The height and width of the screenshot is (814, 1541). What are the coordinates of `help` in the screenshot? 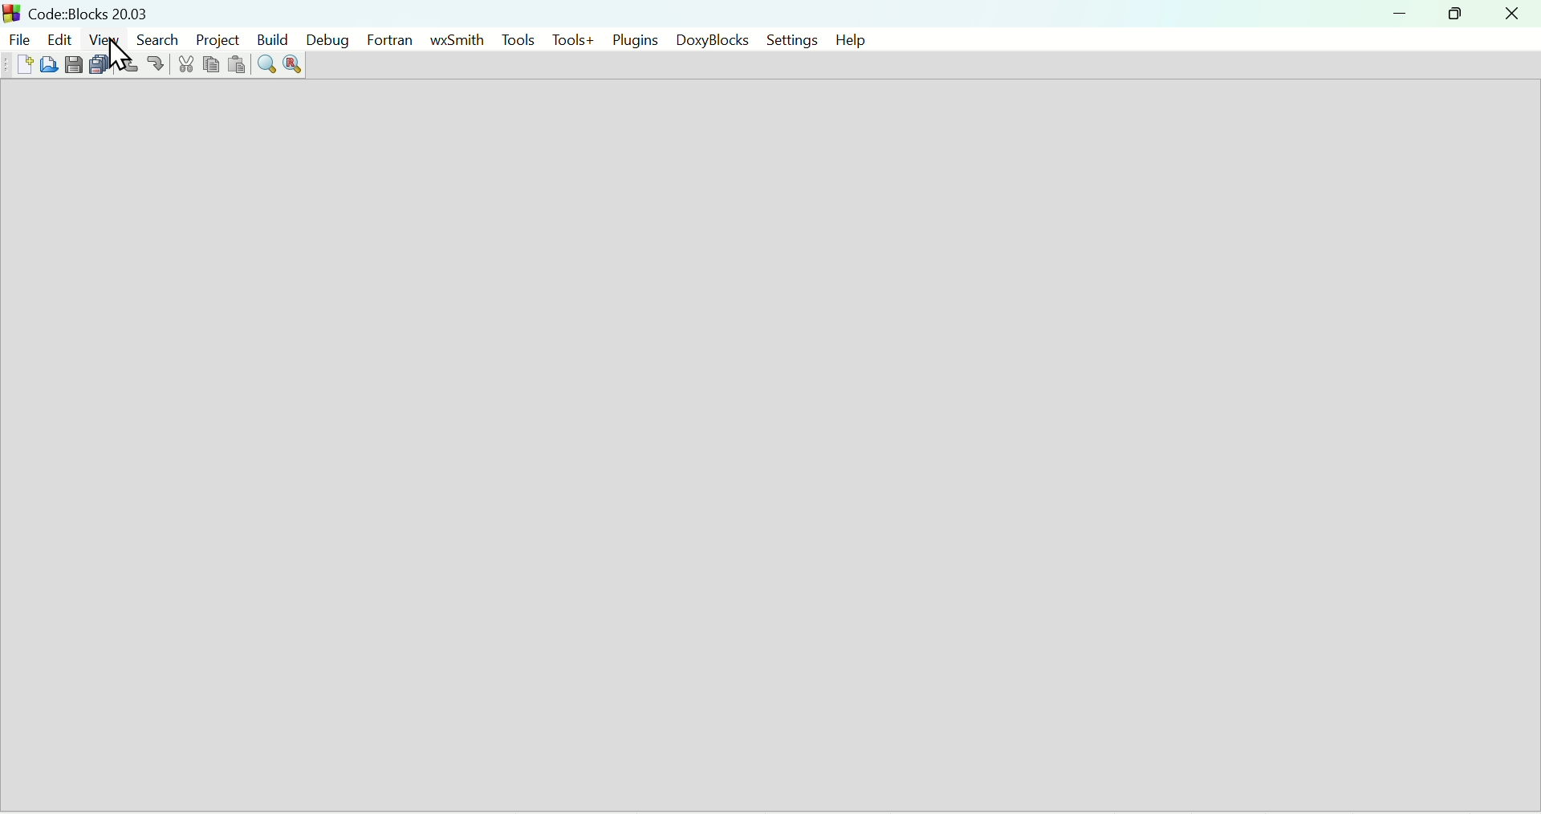 It's located at (848, 39).